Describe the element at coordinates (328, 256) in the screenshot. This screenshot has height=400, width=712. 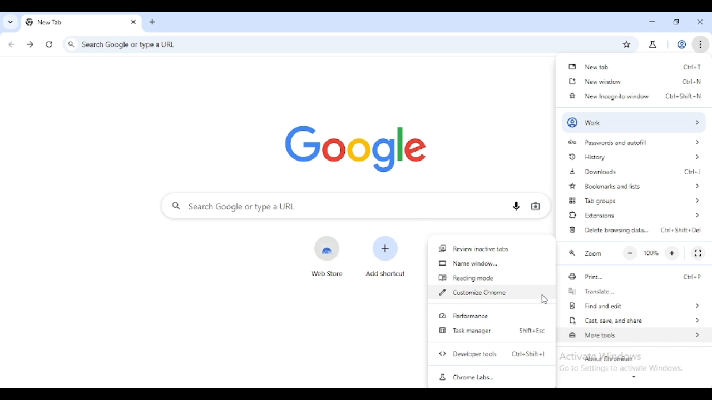
I see `web store` at that location.